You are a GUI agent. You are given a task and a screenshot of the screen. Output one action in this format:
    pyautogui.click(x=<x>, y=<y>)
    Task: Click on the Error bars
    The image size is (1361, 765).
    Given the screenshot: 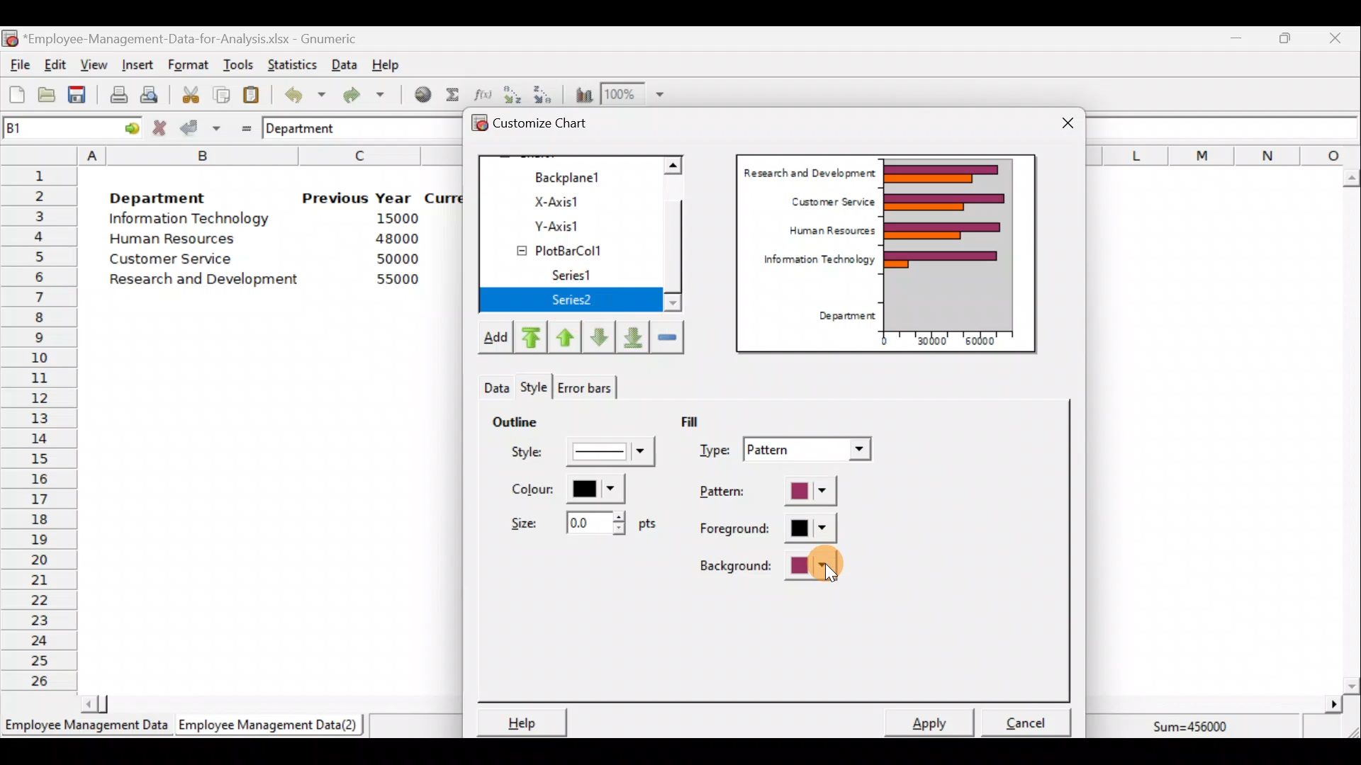 What is the action you would take?
    pyautogui.click(x=584, y=385)
    